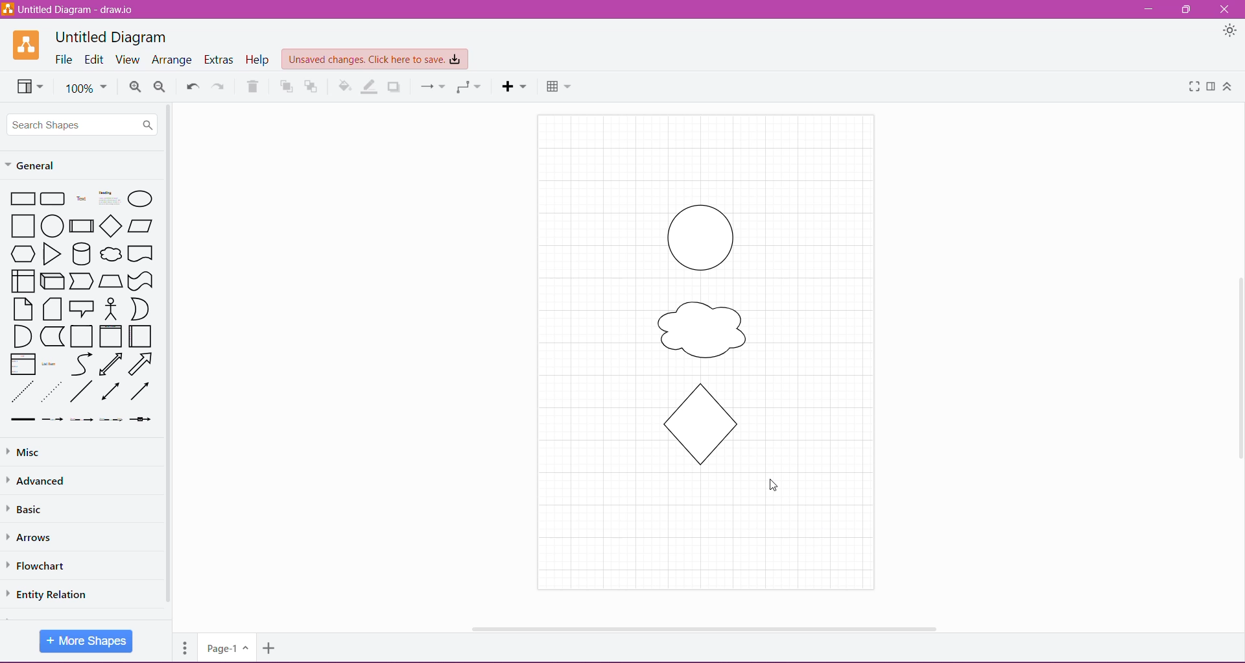 The image size is (1245, 663). Describe the element at coordinates (45, 566) in the screenshot. I see `Flowchart` at that location.